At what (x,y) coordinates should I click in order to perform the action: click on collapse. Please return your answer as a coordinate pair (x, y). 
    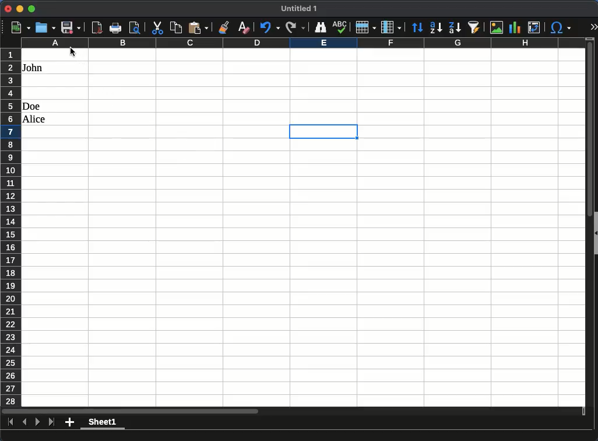
    Looking at the image, I should click on (595, 233).